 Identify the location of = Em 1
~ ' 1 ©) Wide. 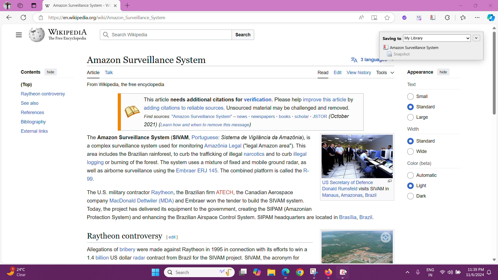
(424, 153).